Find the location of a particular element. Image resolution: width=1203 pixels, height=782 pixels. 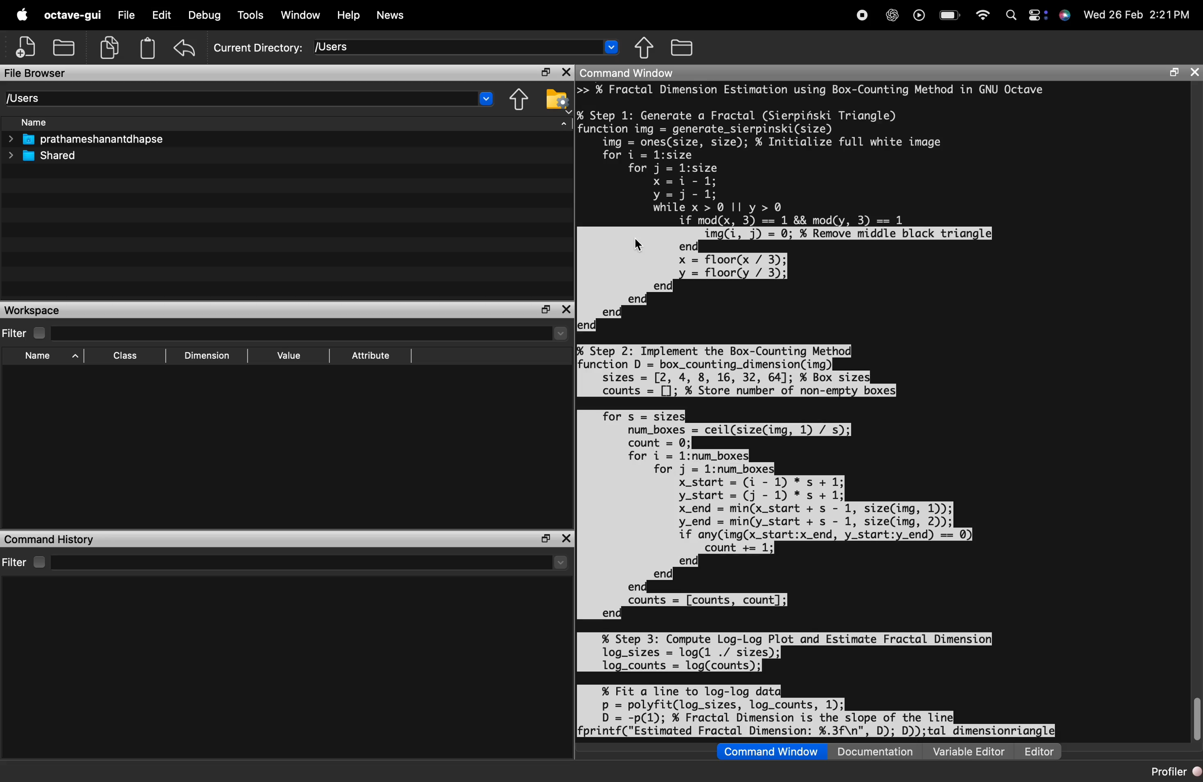

wifi is located at coordinates (985, 11).